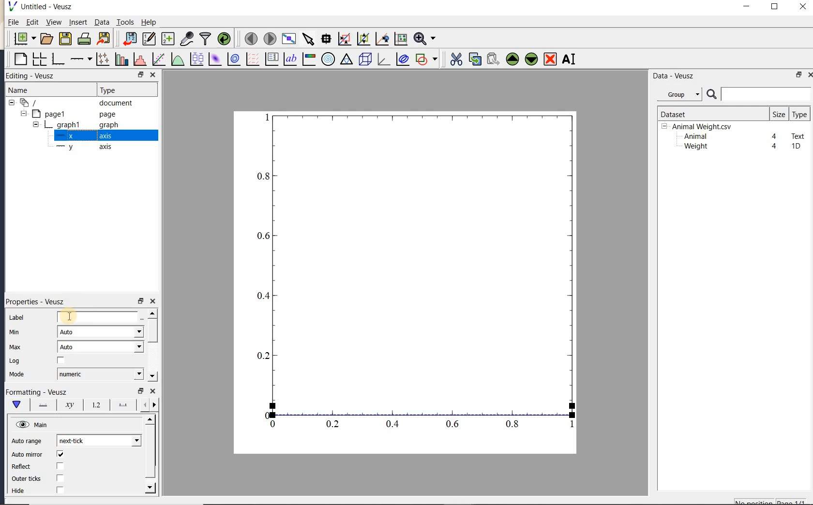  Describe the element at coordinates (695, 147) in the screenshot. I see `Weight` at that location.